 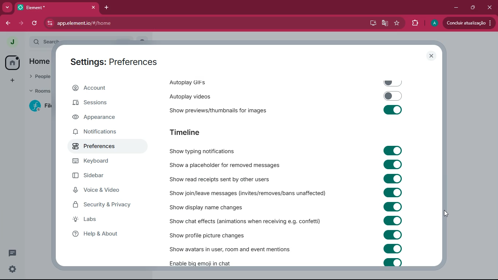 What do you see at coordinates (108, 89) in the screenshot?
I see `account` at bounding box center [108, 89].